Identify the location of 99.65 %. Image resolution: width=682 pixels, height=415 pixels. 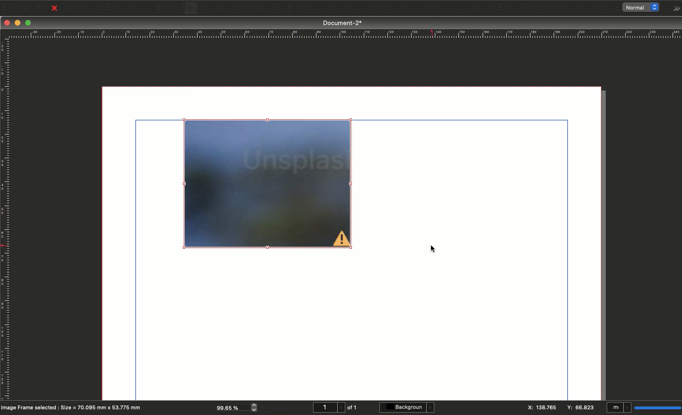
(230, 407).